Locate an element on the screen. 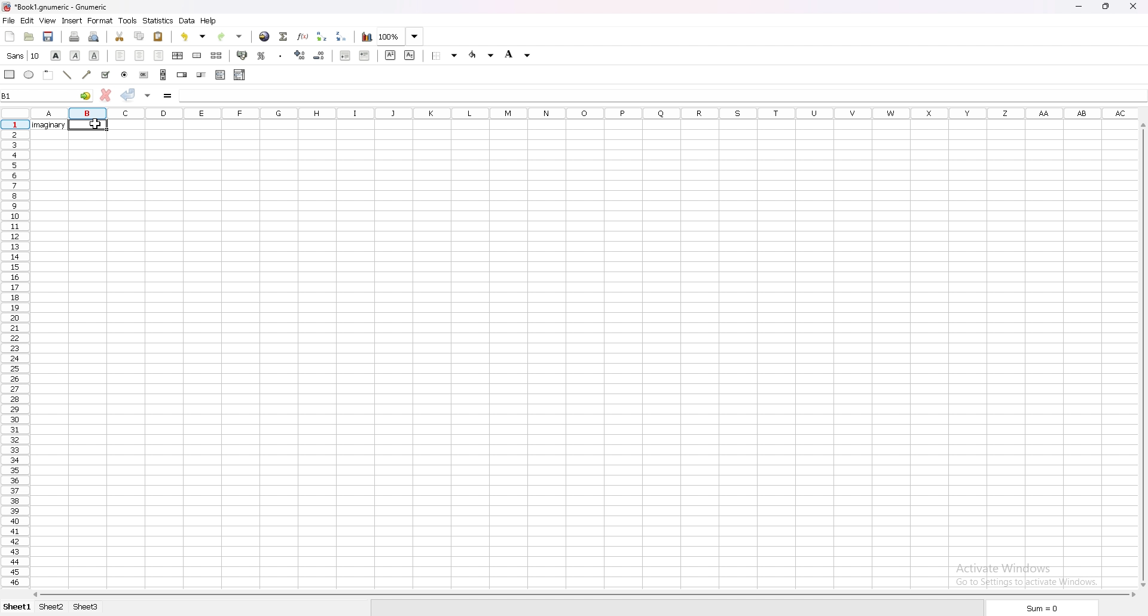 Image resolution: width=1148 pixels, height=616 pixels. underline is located at coordinates (95, 56).